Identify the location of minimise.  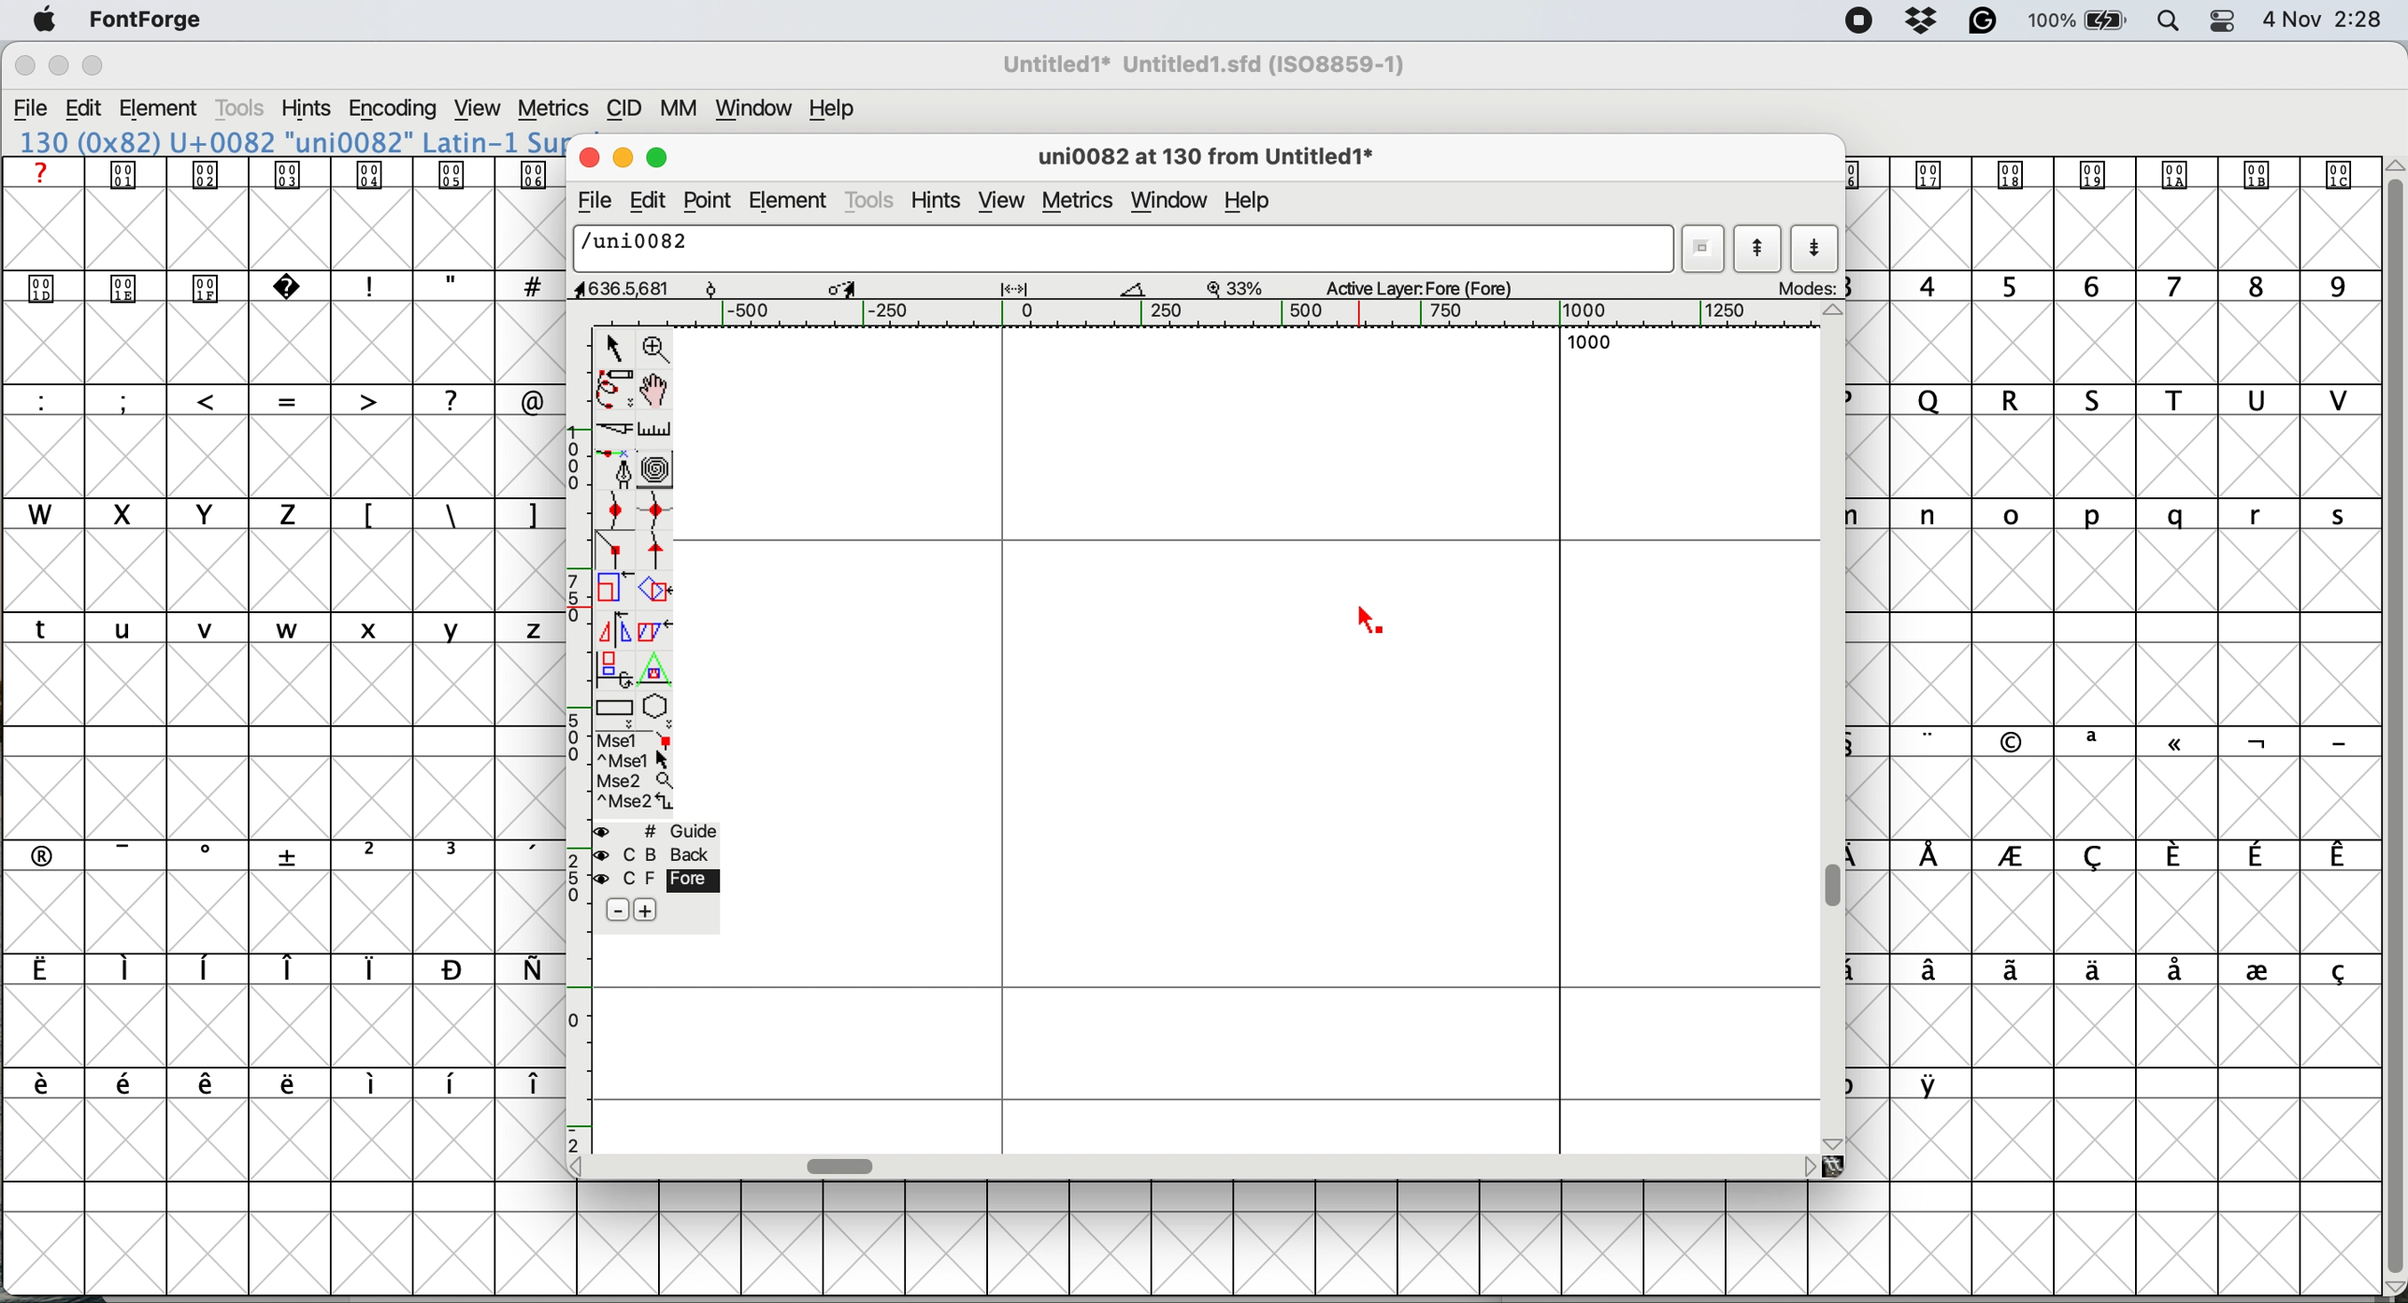
(620, 155).